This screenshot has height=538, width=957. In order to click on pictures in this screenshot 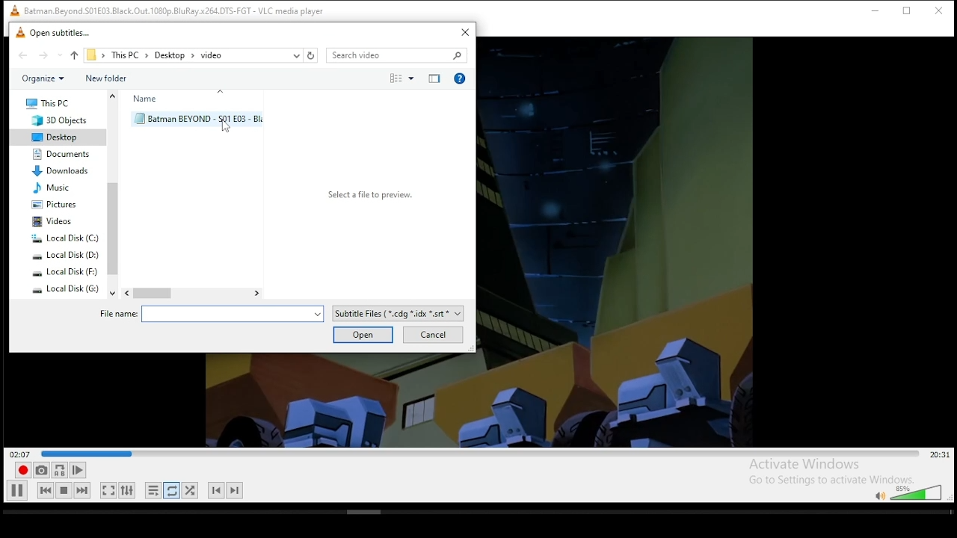, I will do `click(56, 205)`.